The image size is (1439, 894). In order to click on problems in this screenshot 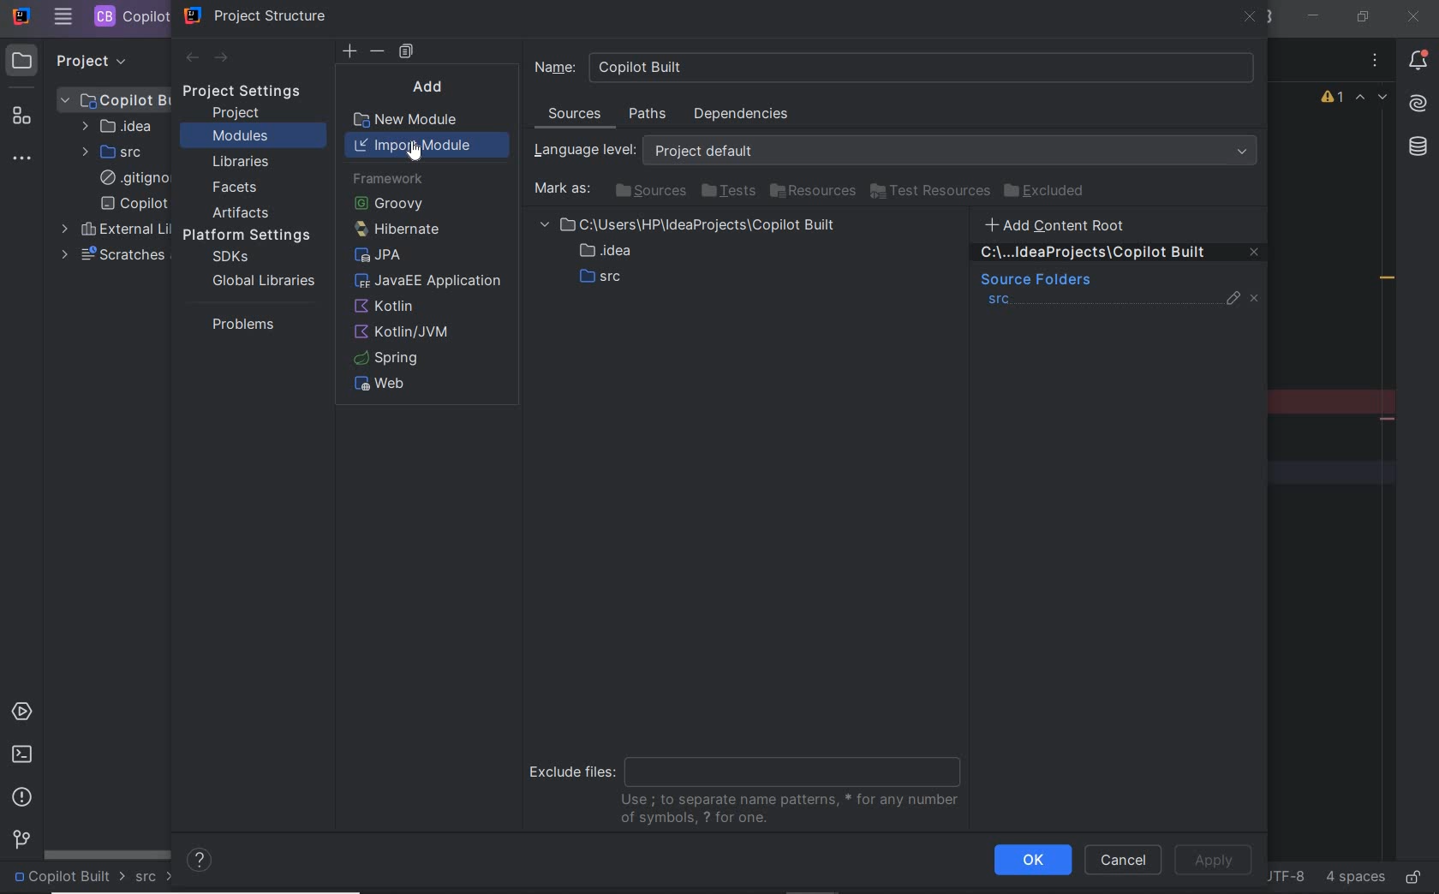, I will do `click(239, 324)`.